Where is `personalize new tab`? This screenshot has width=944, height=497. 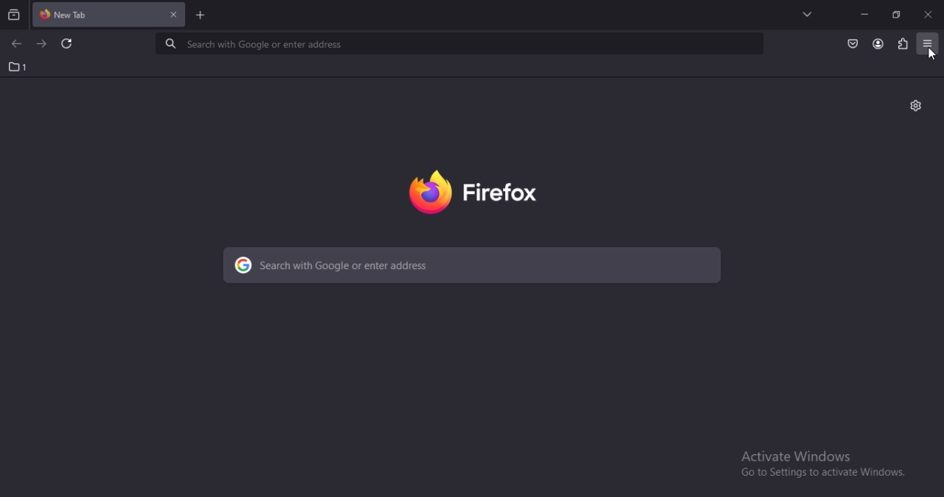
personalize new tab is located at coordinates (915, 105).